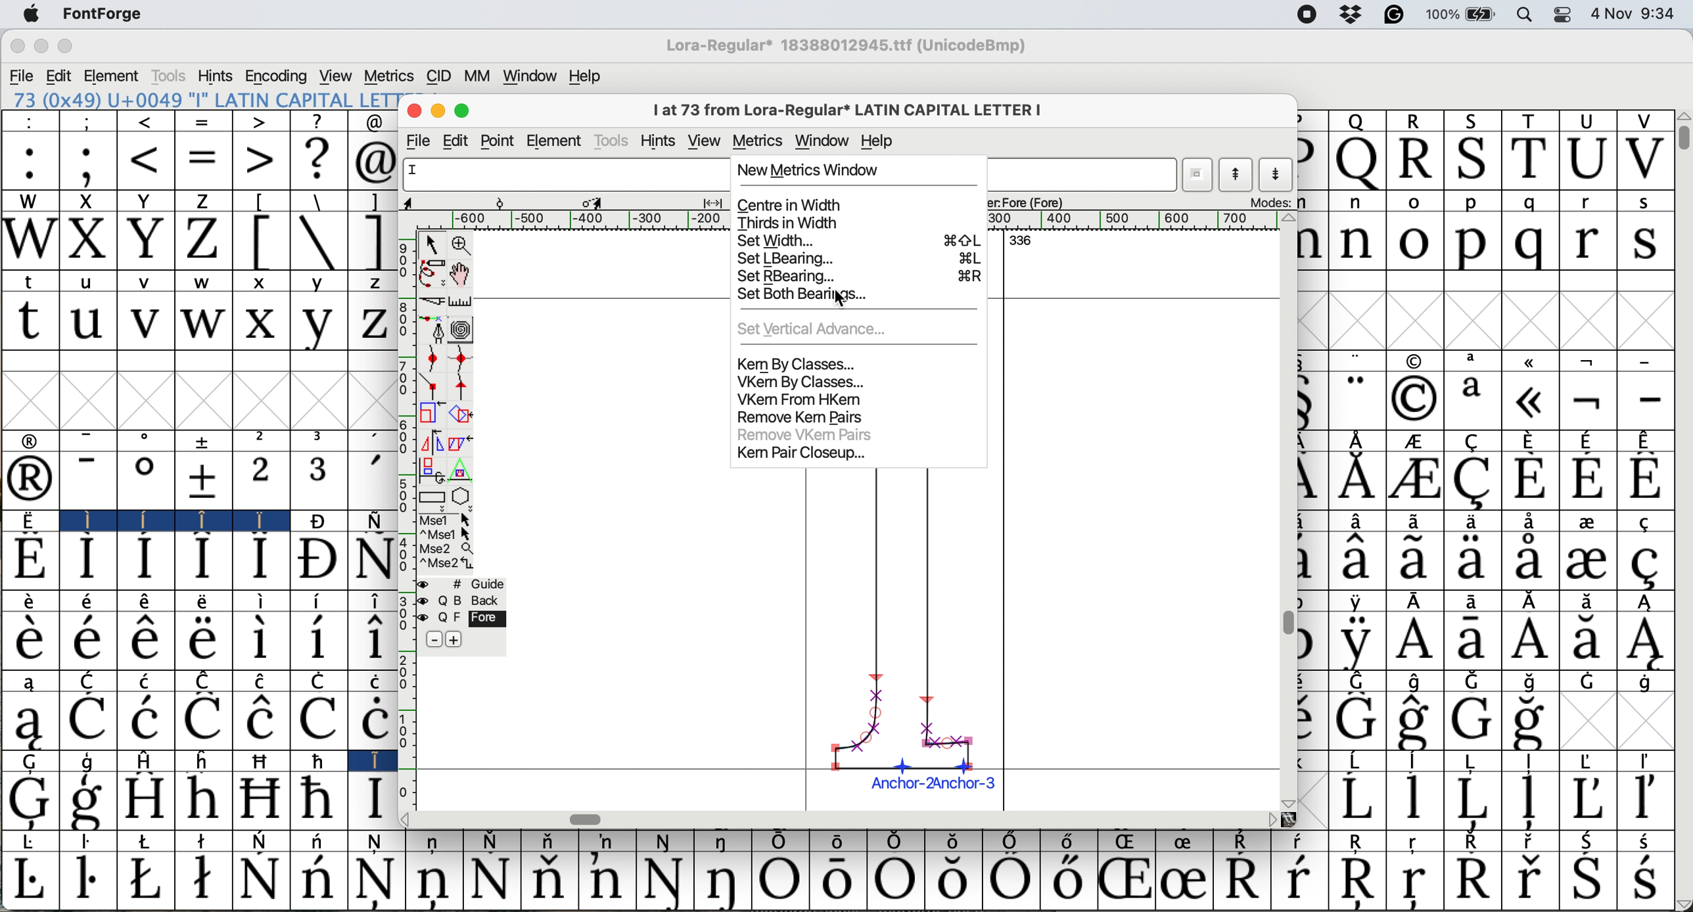 This screenshot has height=912, width=1693. Describe the element at coordinates (1648, 840) in the screenshot. I see `Symbol` at that location.